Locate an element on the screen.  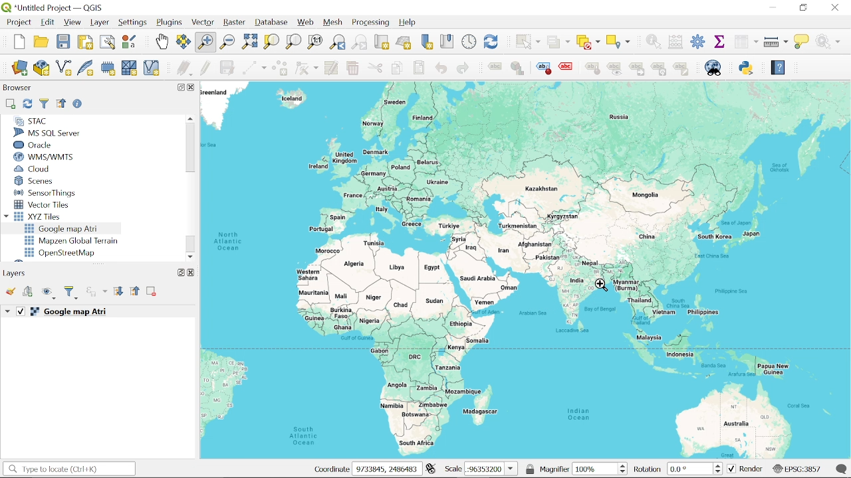
Zoom to last is located at coordinates (337, 43).